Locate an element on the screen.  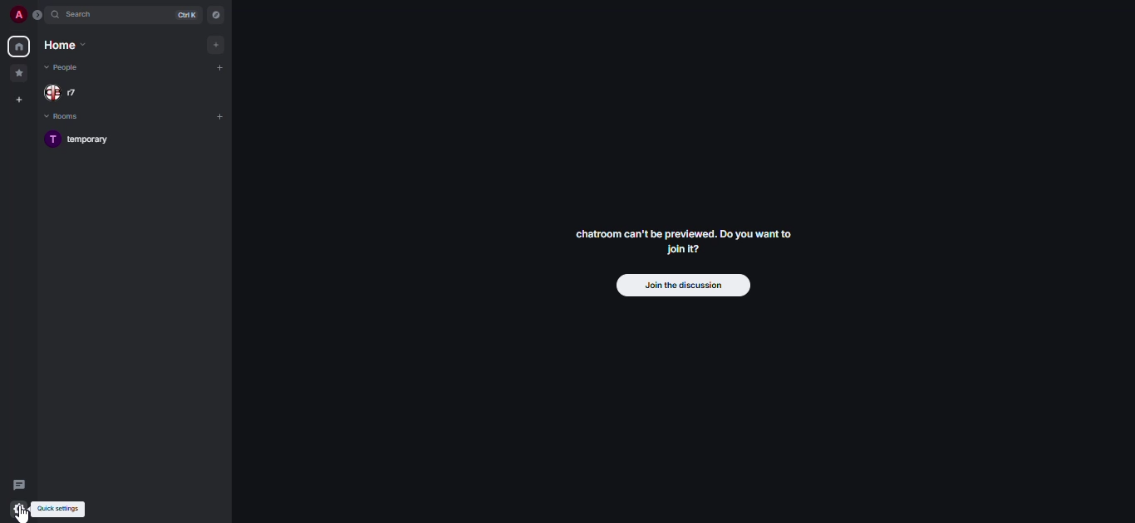
ctrl K is located at coordinates (183, 16).